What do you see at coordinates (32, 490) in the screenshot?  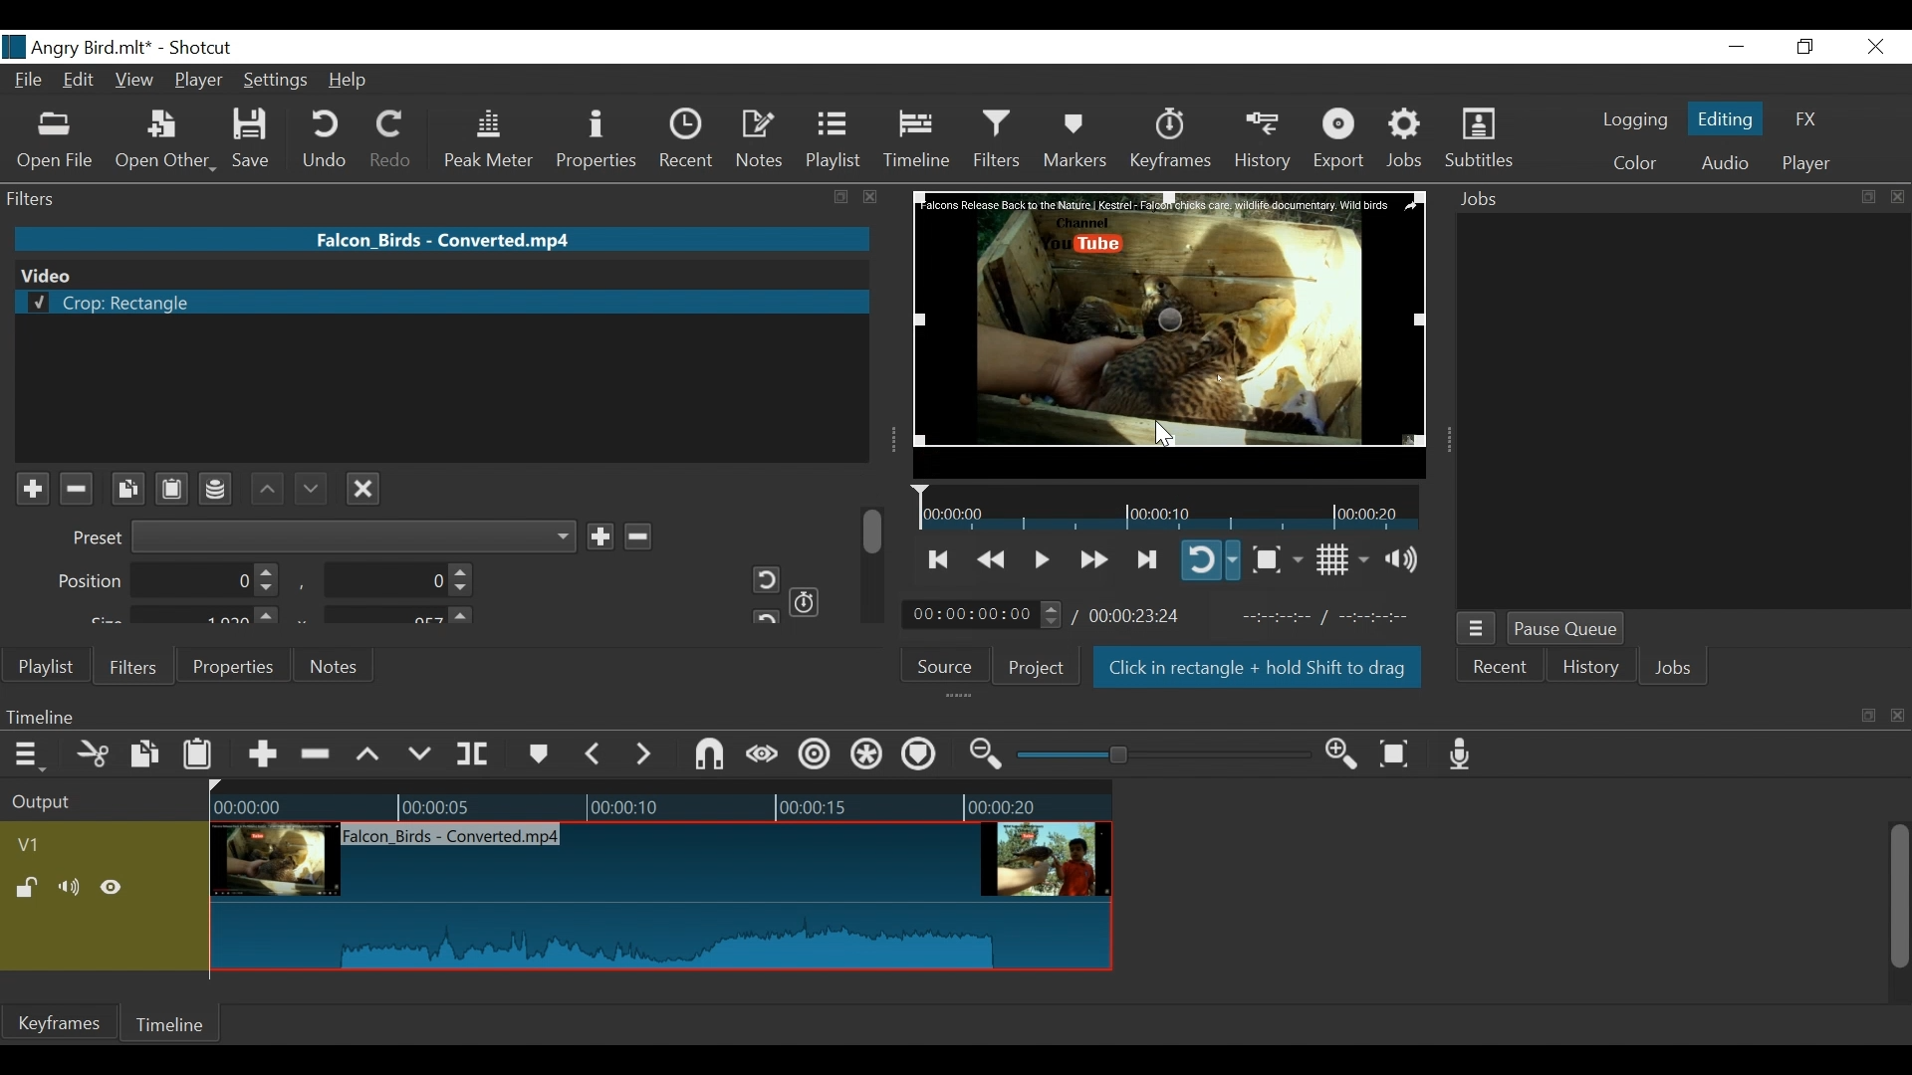 I see `Plus` at bounding box center [32, 490].